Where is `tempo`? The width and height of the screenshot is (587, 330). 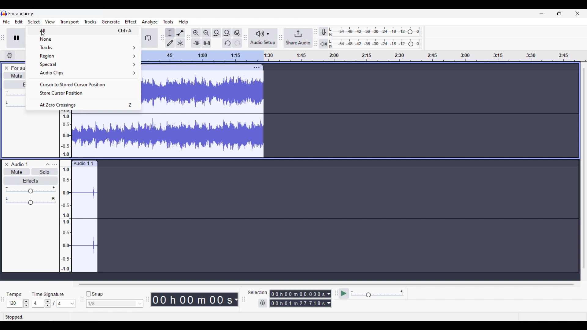 tempo is located at coordinates (14, 294).